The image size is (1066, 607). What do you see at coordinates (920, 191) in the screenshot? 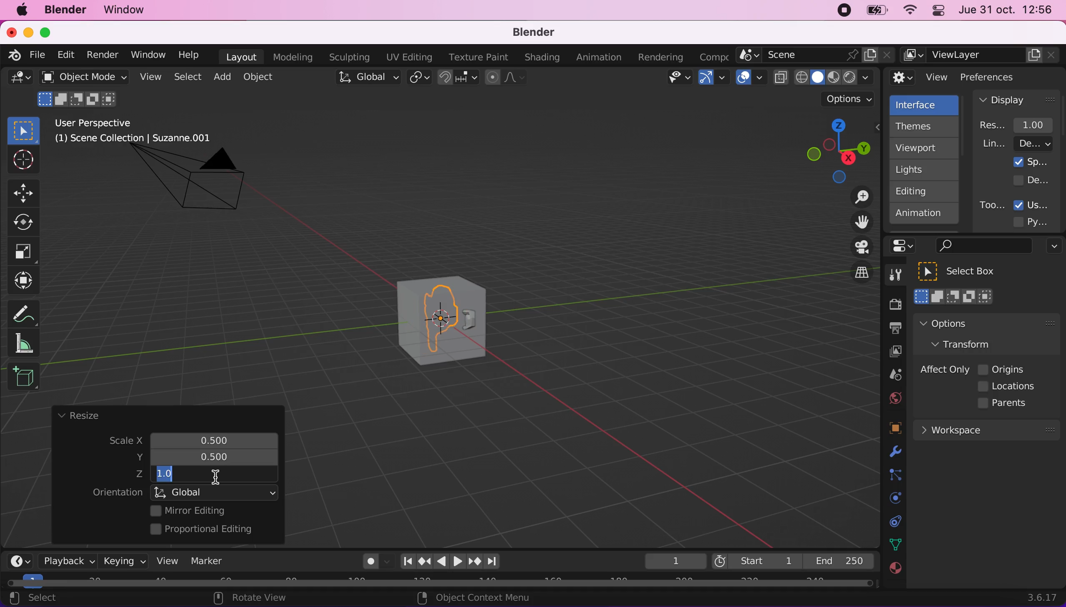
I see `editing` at bounding box center [920, 191].